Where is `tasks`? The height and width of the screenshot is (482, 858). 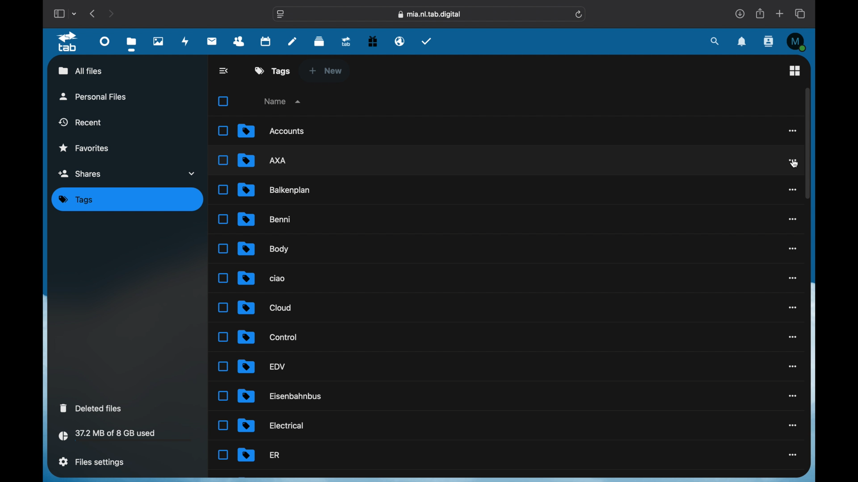 tasks is located at coordinates (427, 41).